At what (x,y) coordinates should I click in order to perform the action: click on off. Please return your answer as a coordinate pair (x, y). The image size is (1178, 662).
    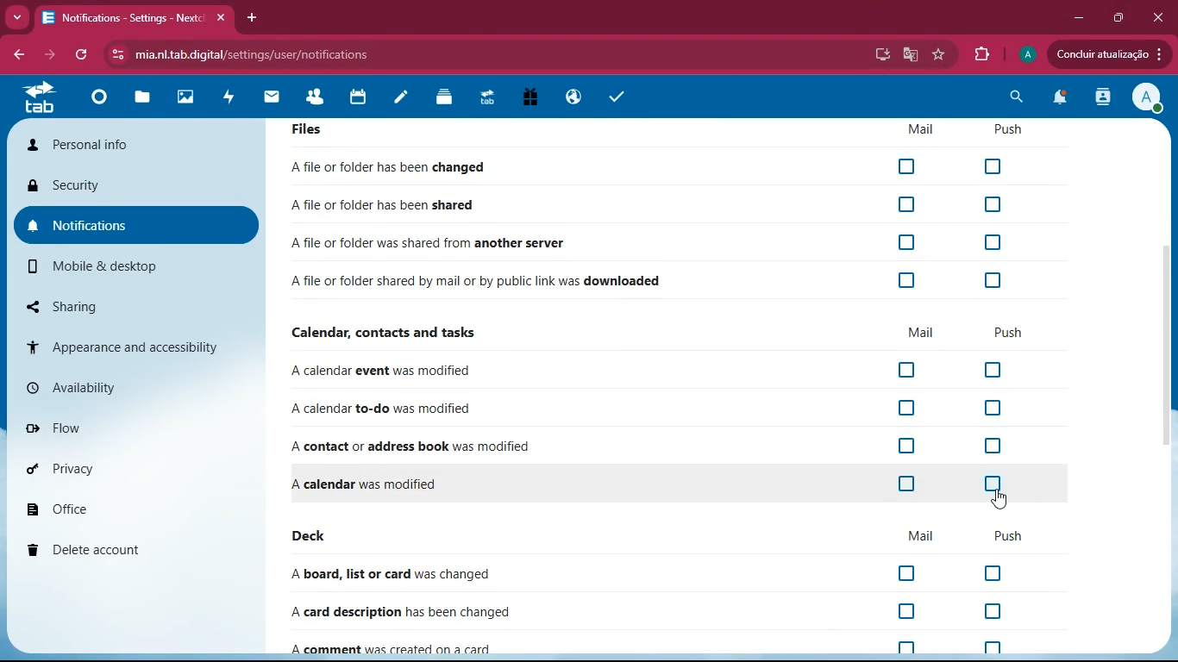
    Looking at the image, I should click on (907, 485).